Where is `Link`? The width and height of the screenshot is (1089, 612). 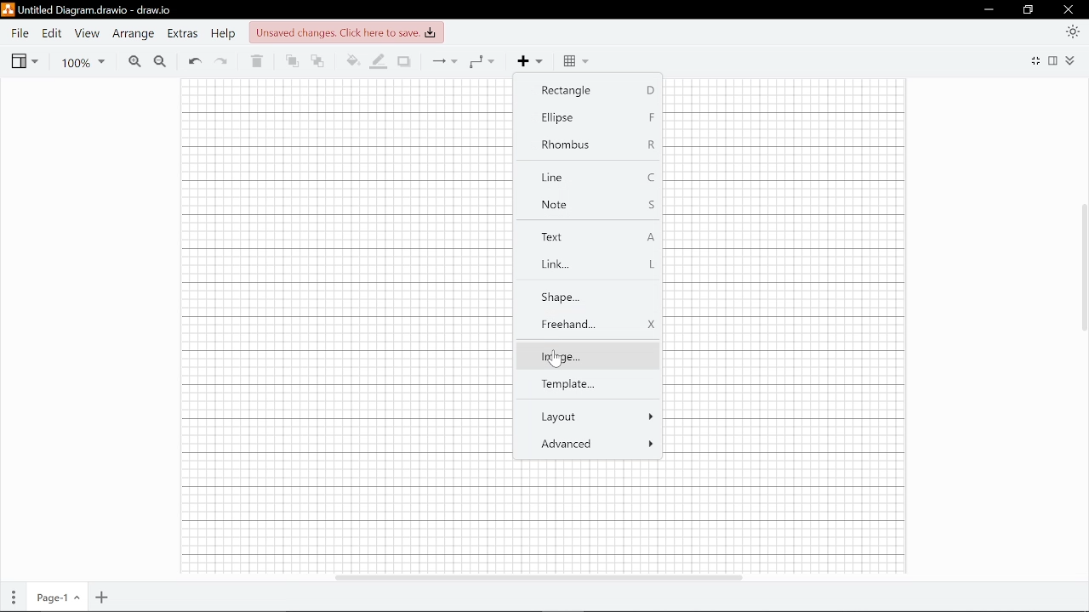
Link is located at coordinates (590, 265).